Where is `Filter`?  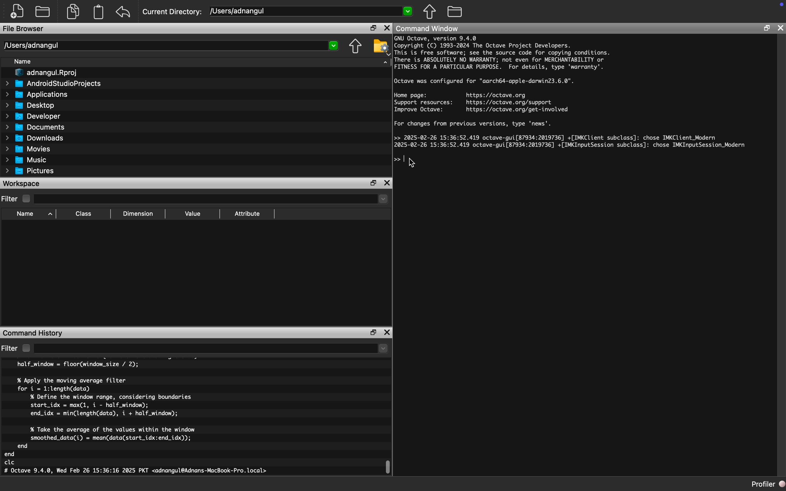
Filter is located at coordinates (10, 349).